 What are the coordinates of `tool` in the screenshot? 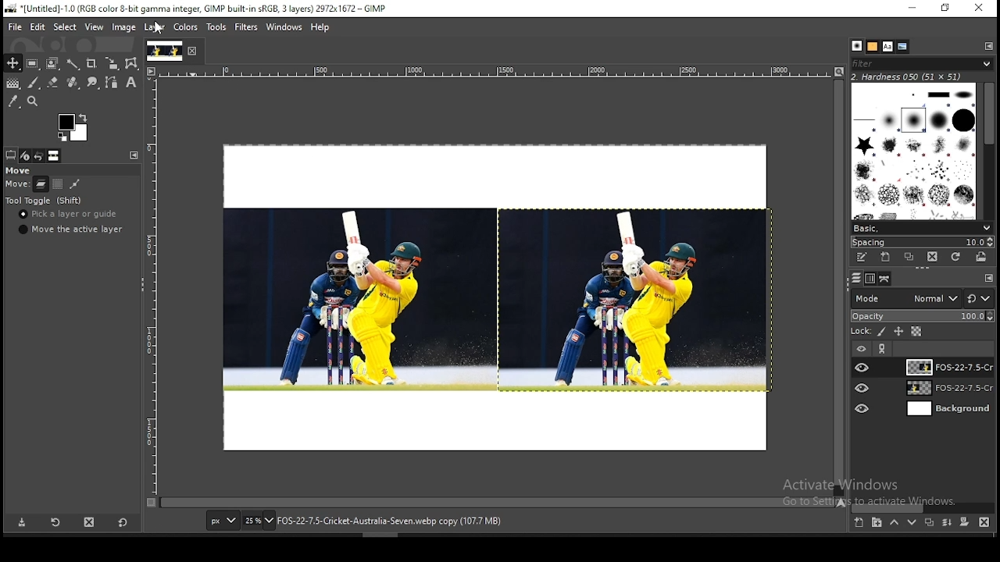 It's located at (988, 45).